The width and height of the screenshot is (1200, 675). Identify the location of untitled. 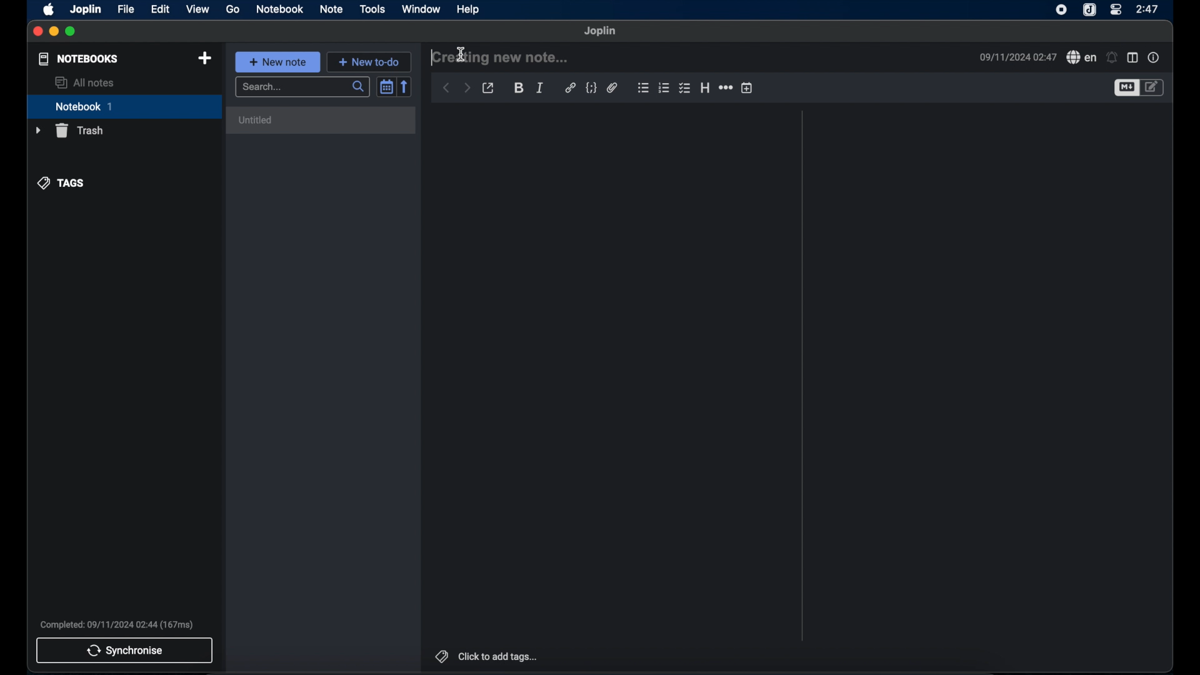
(323, 119).